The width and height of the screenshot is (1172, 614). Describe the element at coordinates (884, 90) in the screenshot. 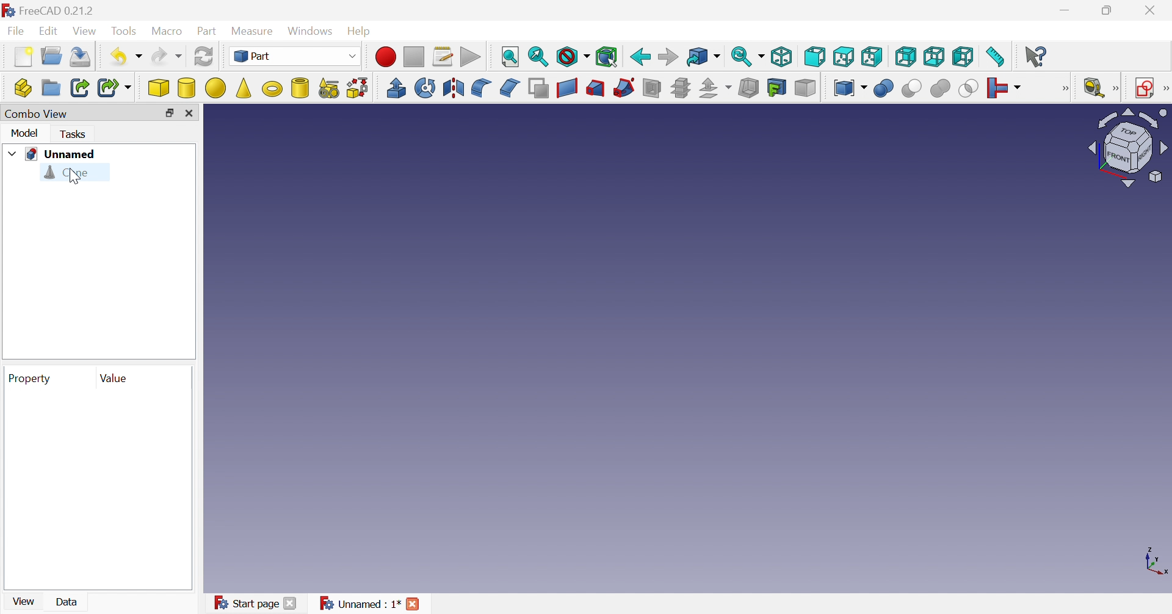

I see `Boolean` at that location.